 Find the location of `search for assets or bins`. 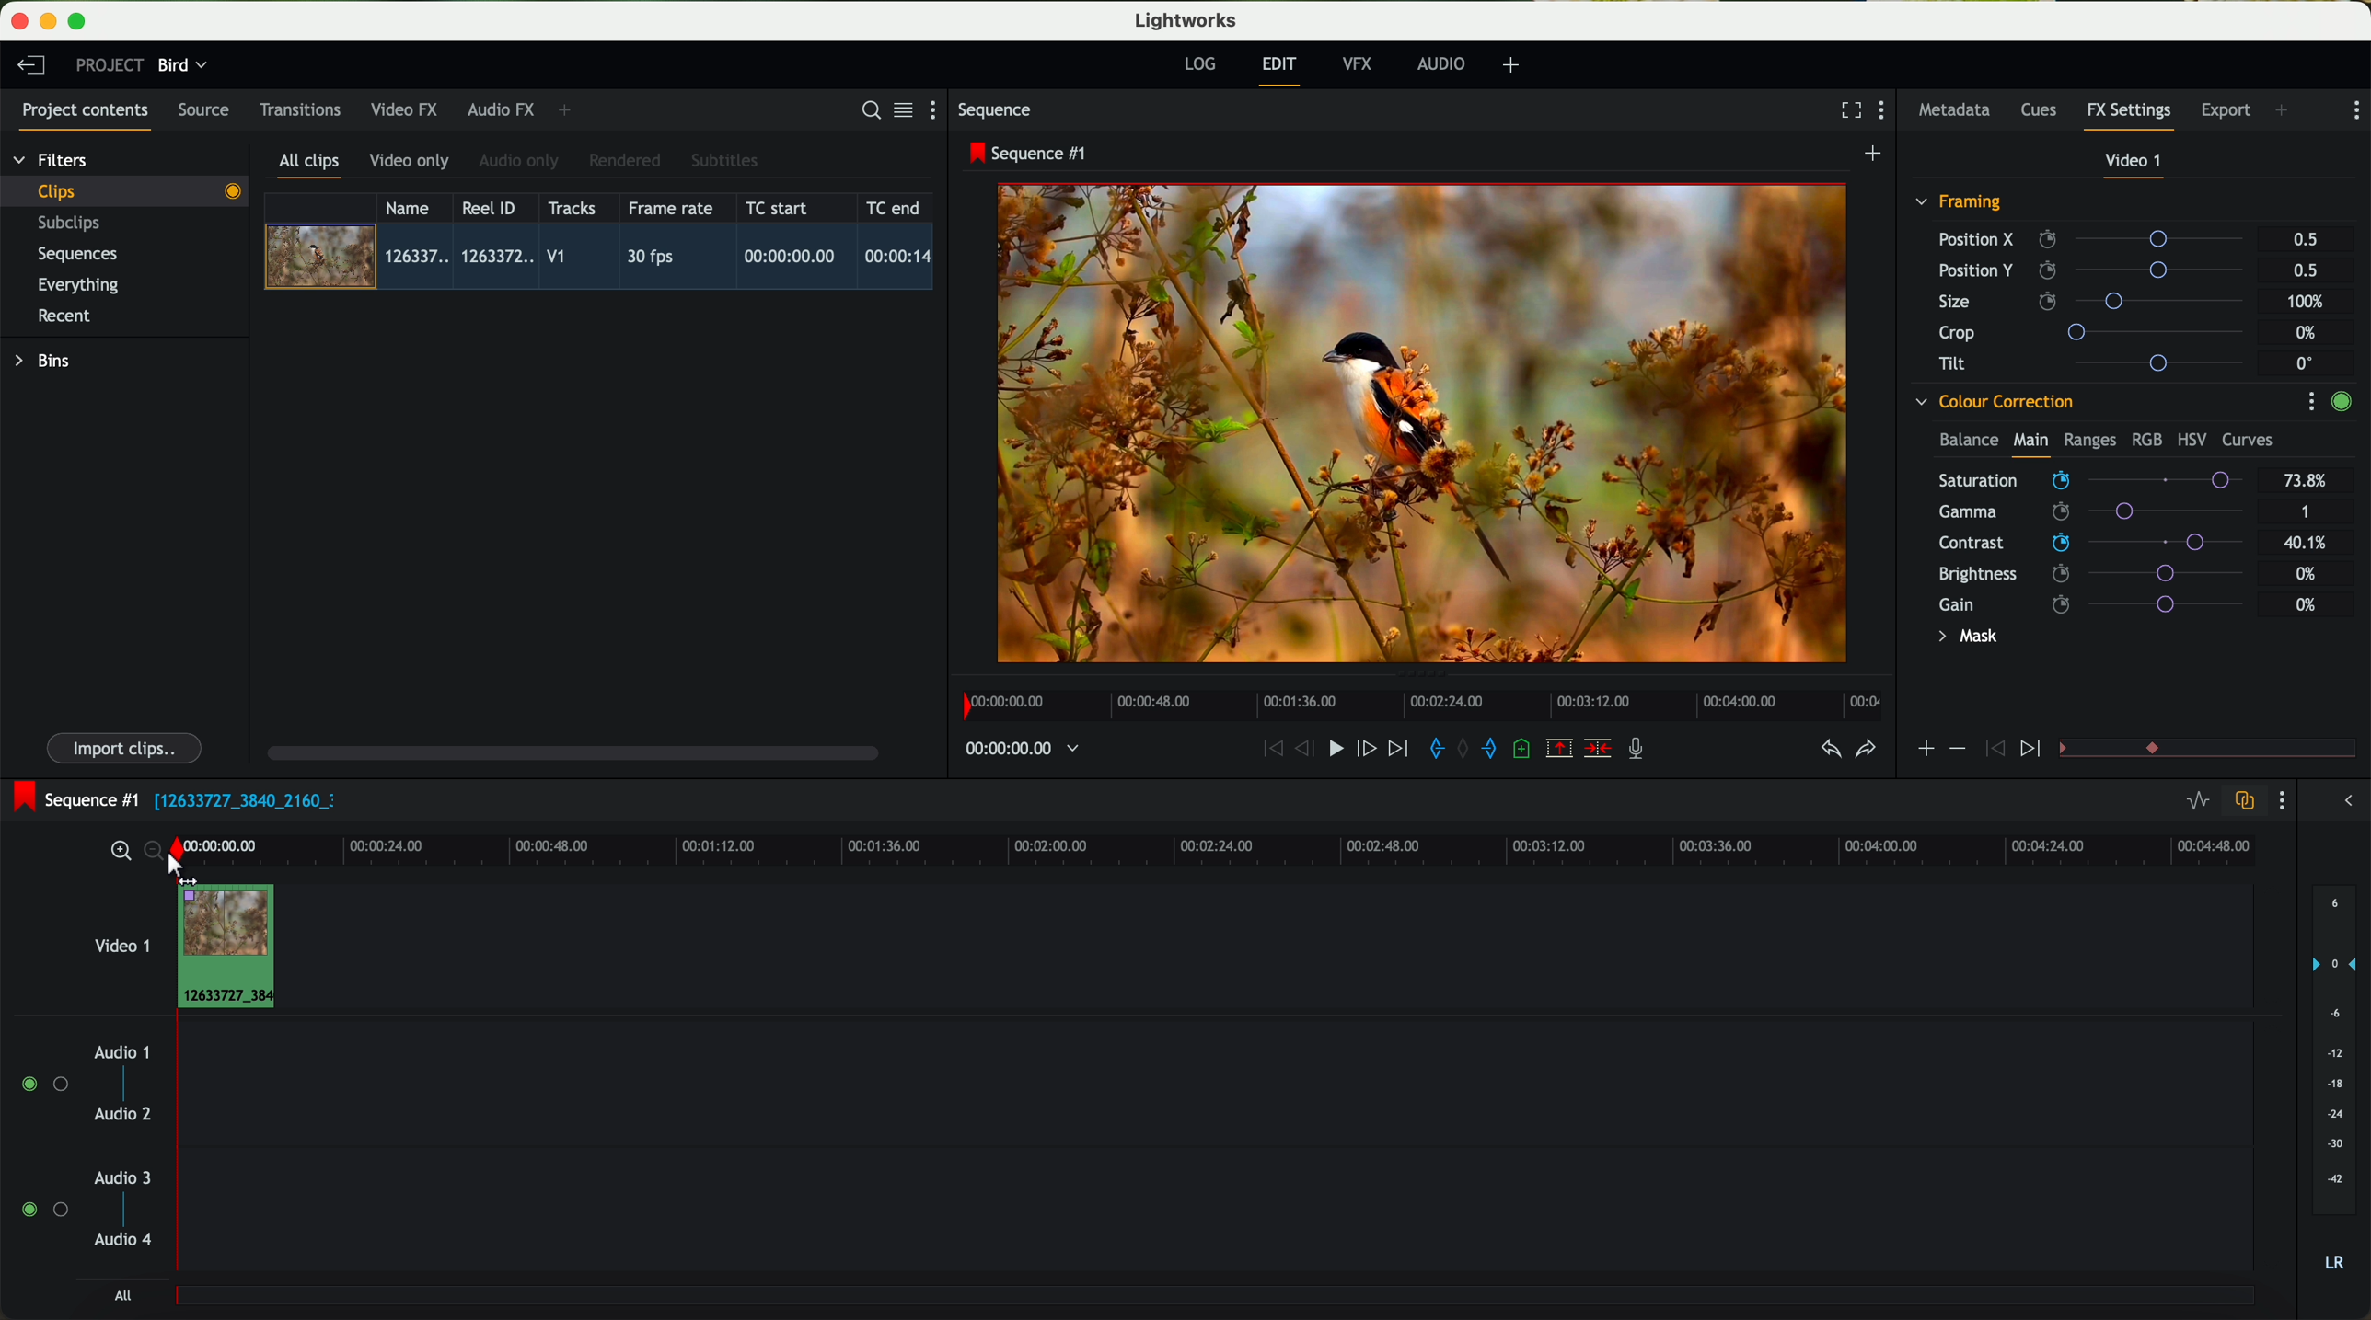

search for assets or bins is located at coordinates (865, 111).